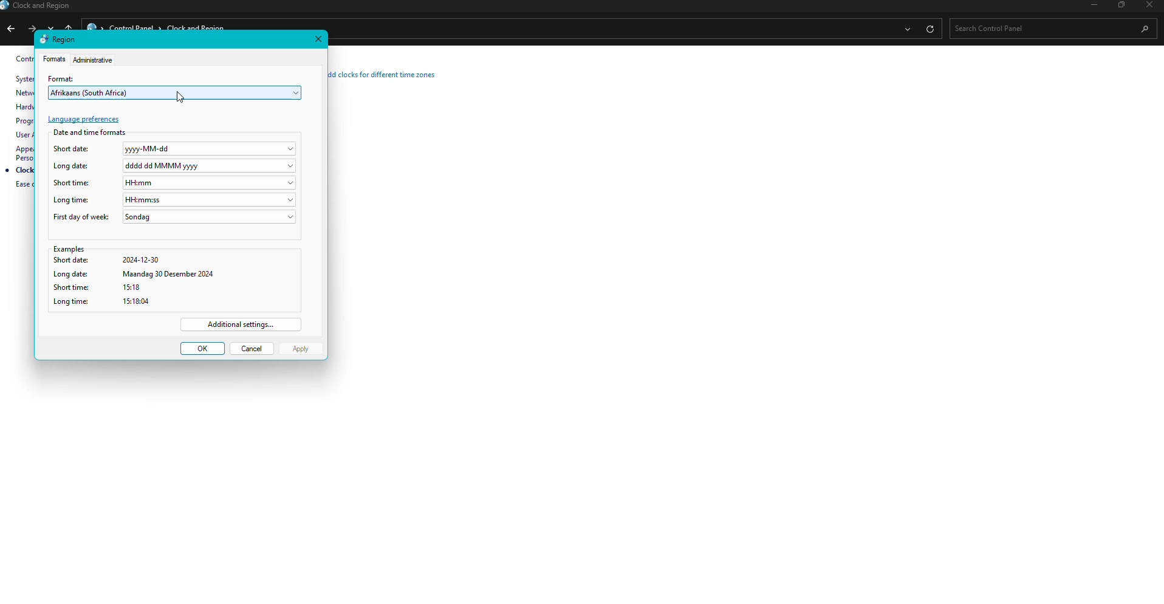 The height and width of the screenshot is (604, 1164). I want to click on Short time, so click(174, 182).